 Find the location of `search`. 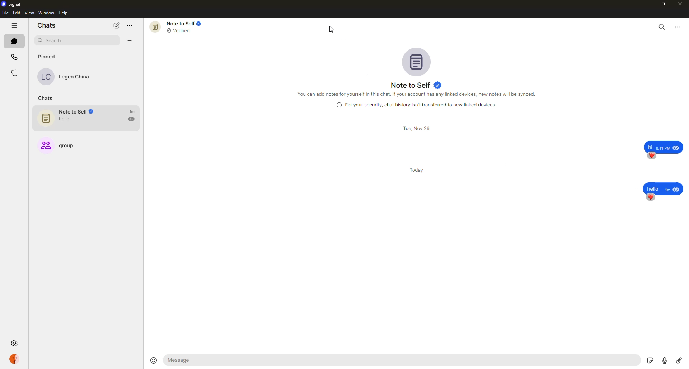

search is located at coordinates (63, 40).